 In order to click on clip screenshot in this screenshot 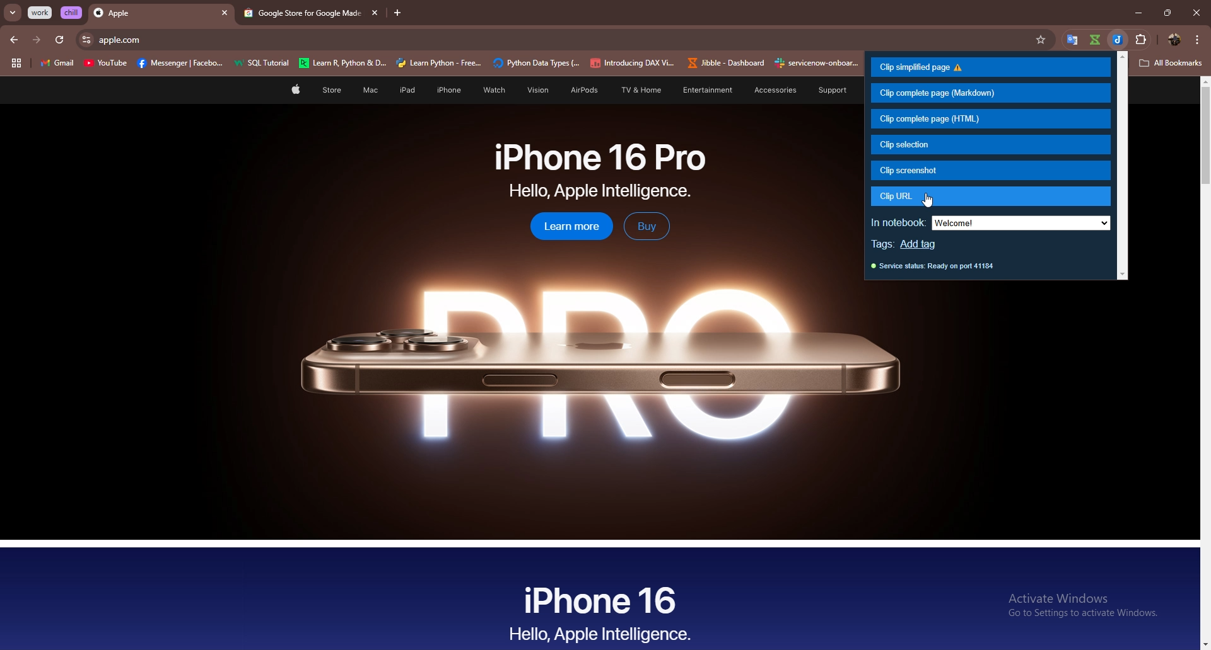, I will do `click(991, 170)`.